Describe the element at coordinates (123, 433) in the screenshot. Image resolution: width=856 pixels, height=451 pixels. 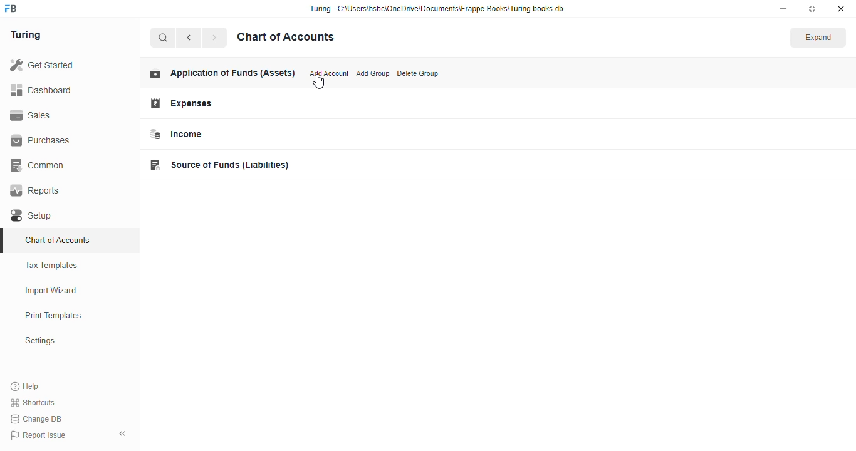
I see `toggle sidebar` at that location.